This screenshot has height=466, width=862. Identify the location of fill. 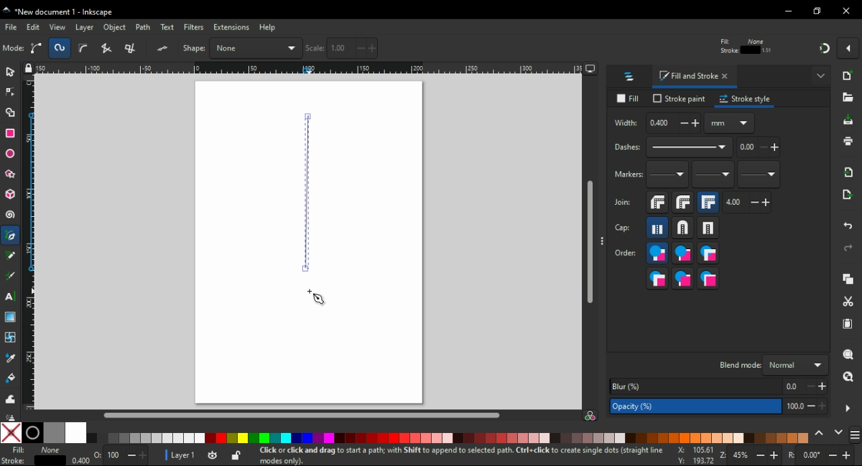
(630, 99).